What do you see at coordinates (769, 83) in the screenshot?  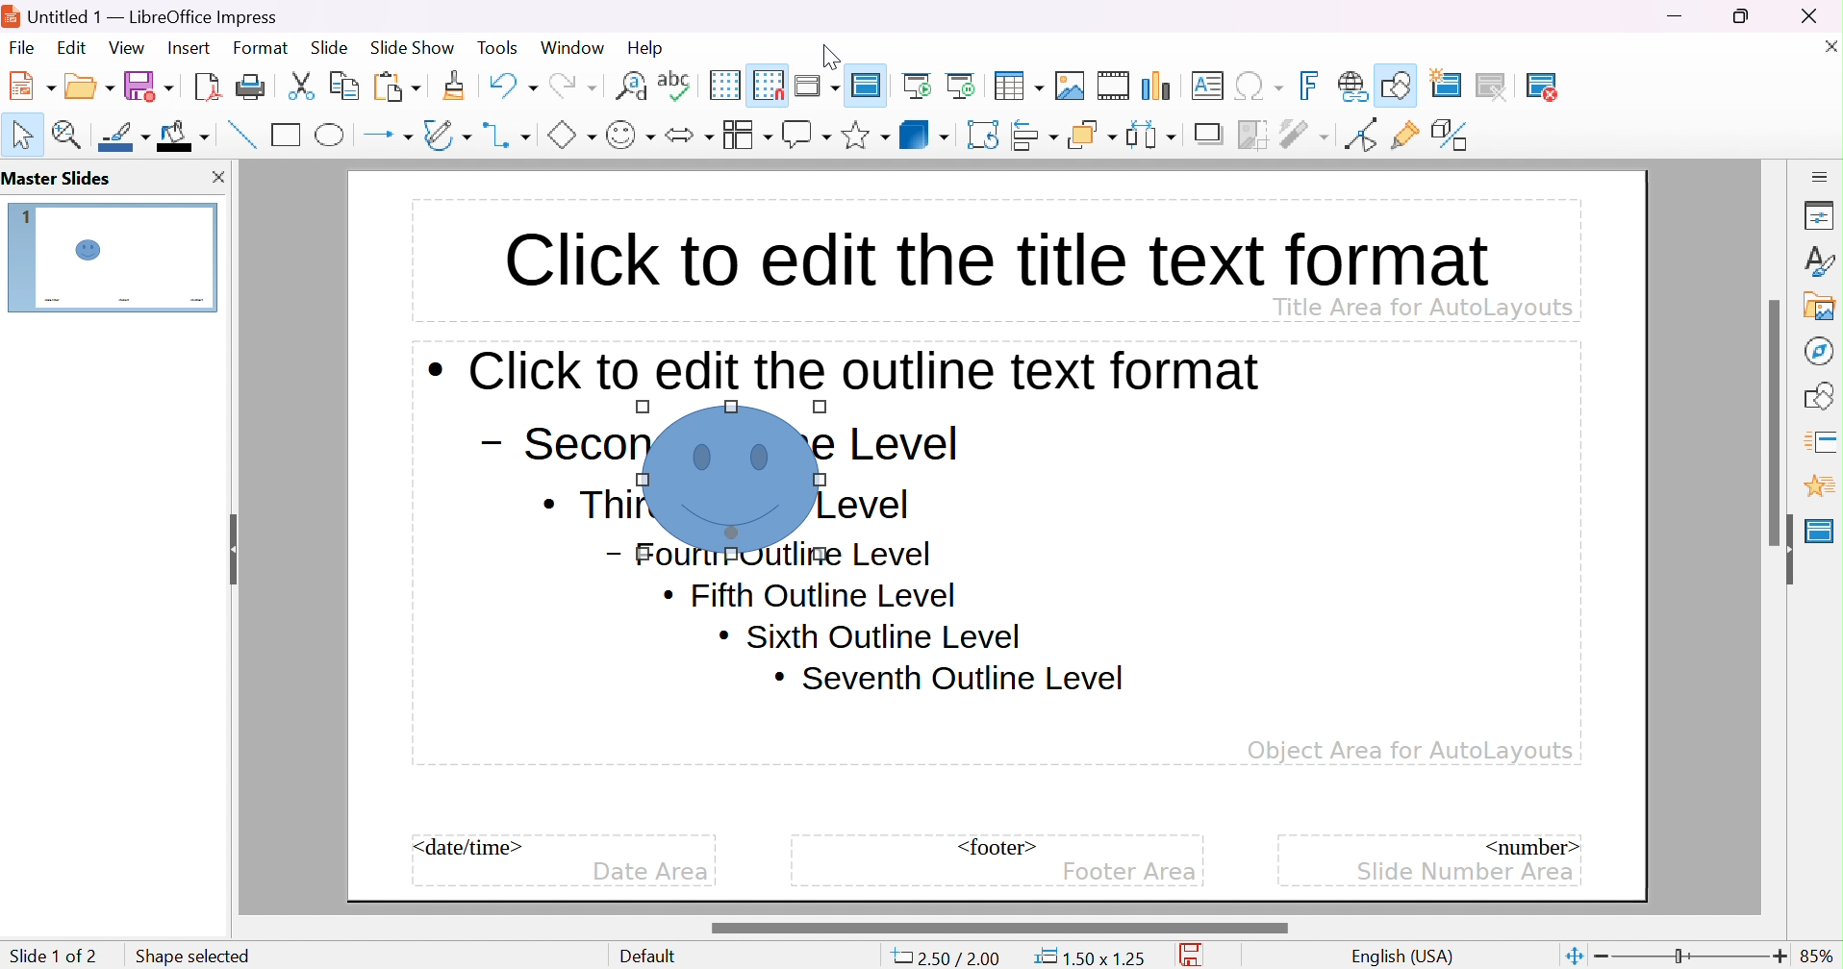 I see `snap to grid` at bounding box center [769, 83].